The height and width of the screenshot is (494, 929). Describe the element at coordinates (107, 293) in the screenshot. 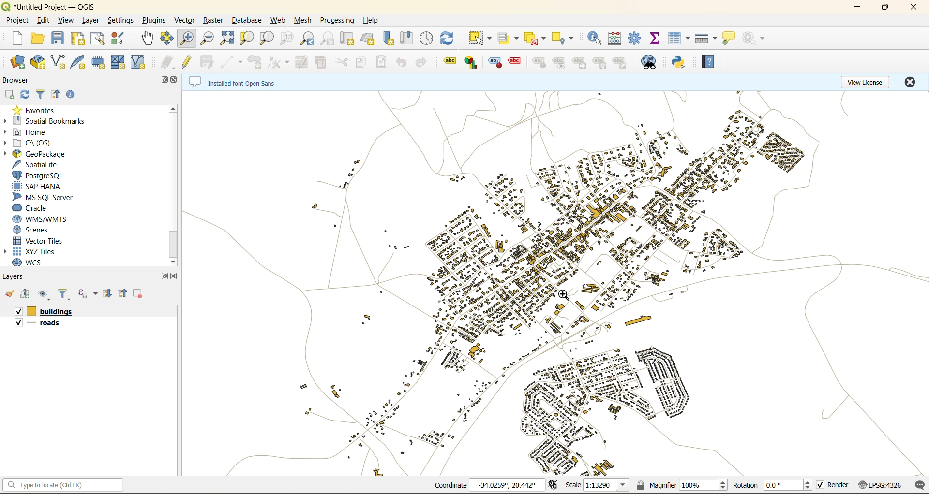

I see `expand all` at that location.